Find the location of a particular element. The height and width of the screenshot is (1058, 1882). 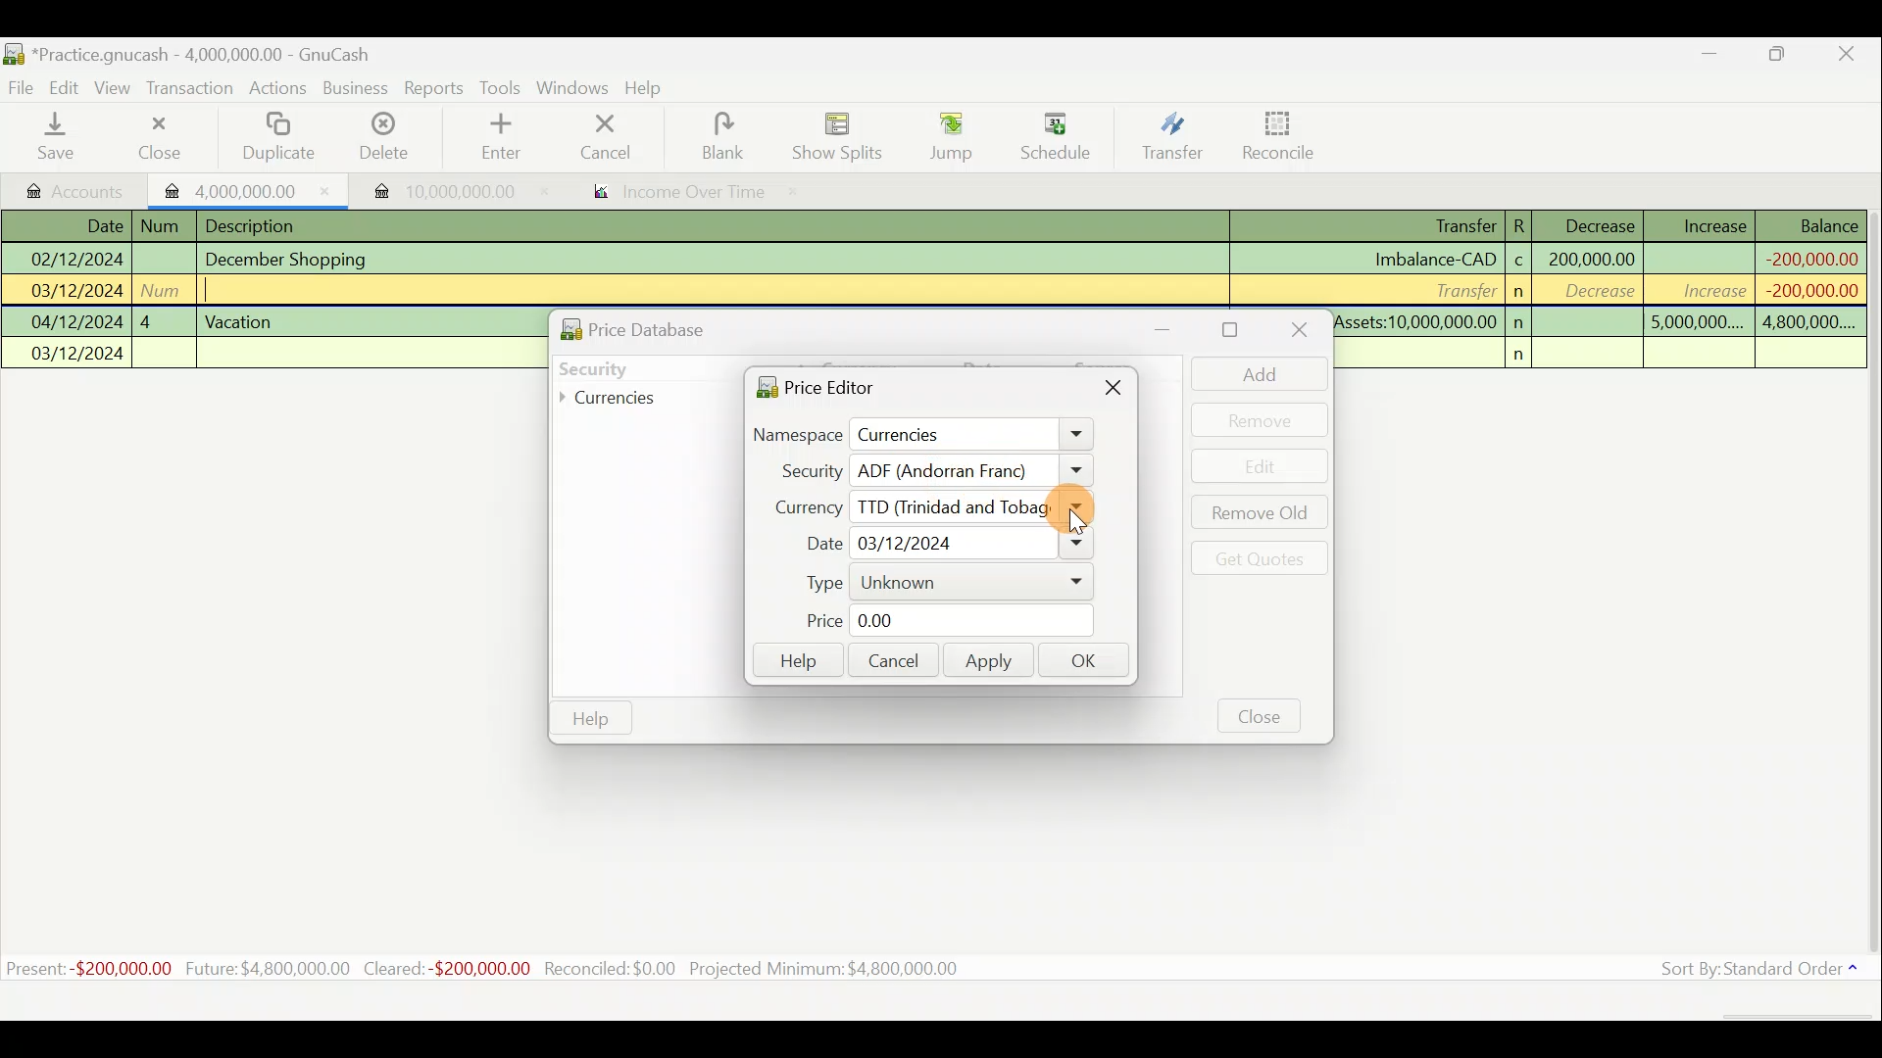

Imported transaction is located at coordinates (240, 188).